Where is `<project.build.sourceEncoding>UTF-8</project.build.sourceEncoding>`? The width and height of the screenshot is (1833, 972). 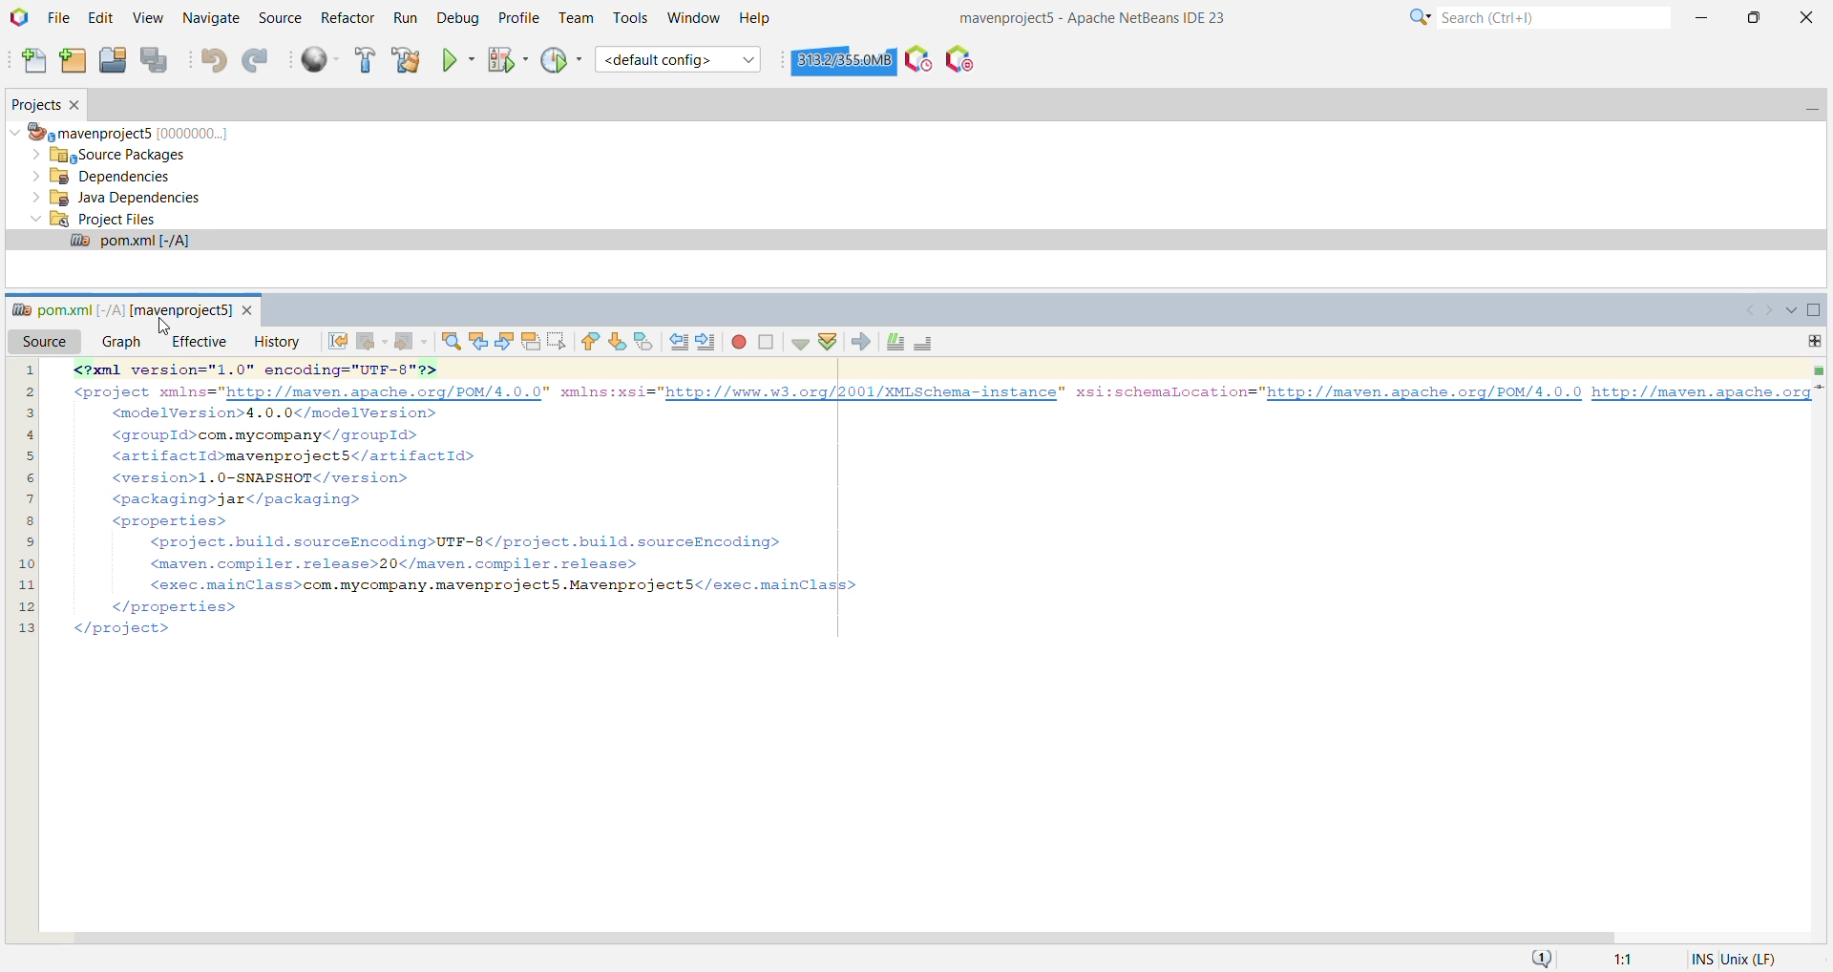 <project.build.sourceEncoding>UTF-8</project.build.sourceEncoding> is located at coordinates (472, 540).